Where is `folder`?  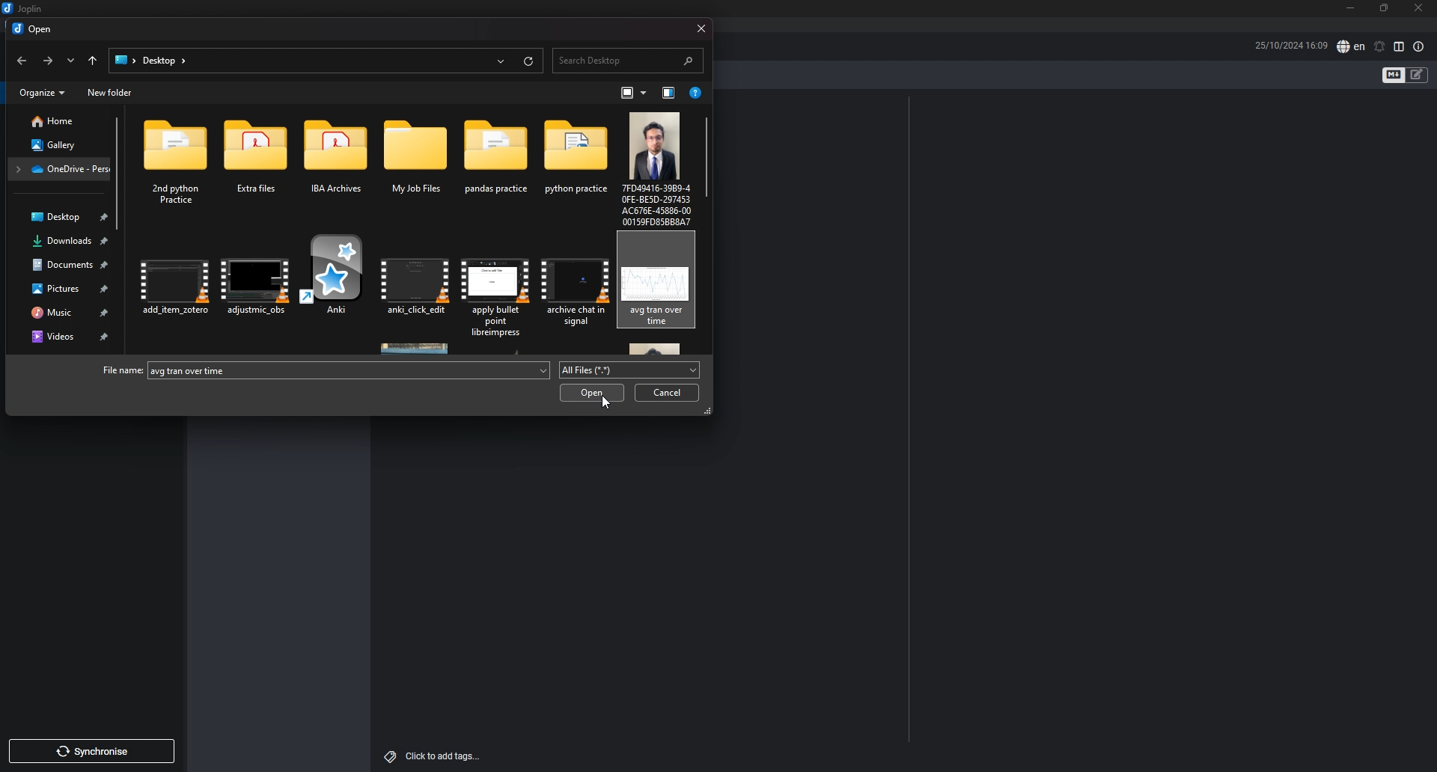 folder is located at coordinates (124, 59).